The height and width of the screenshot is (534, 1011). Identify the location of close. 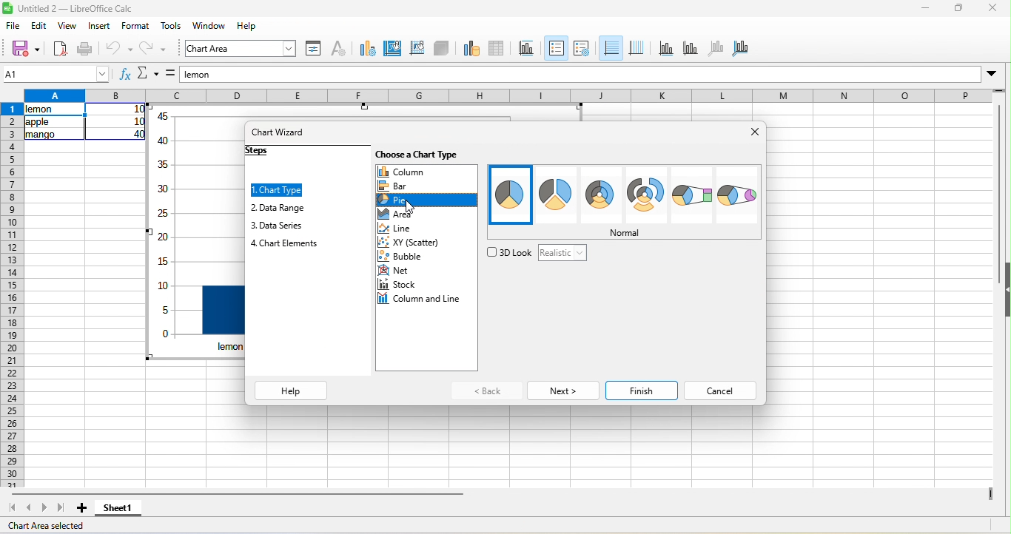
(990, 10).